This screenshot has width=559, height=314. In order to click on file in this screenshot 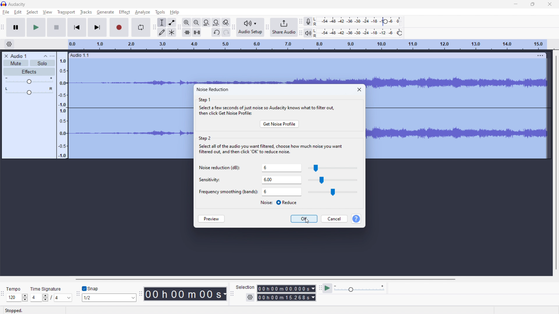, I will do `click(6, 12)`.